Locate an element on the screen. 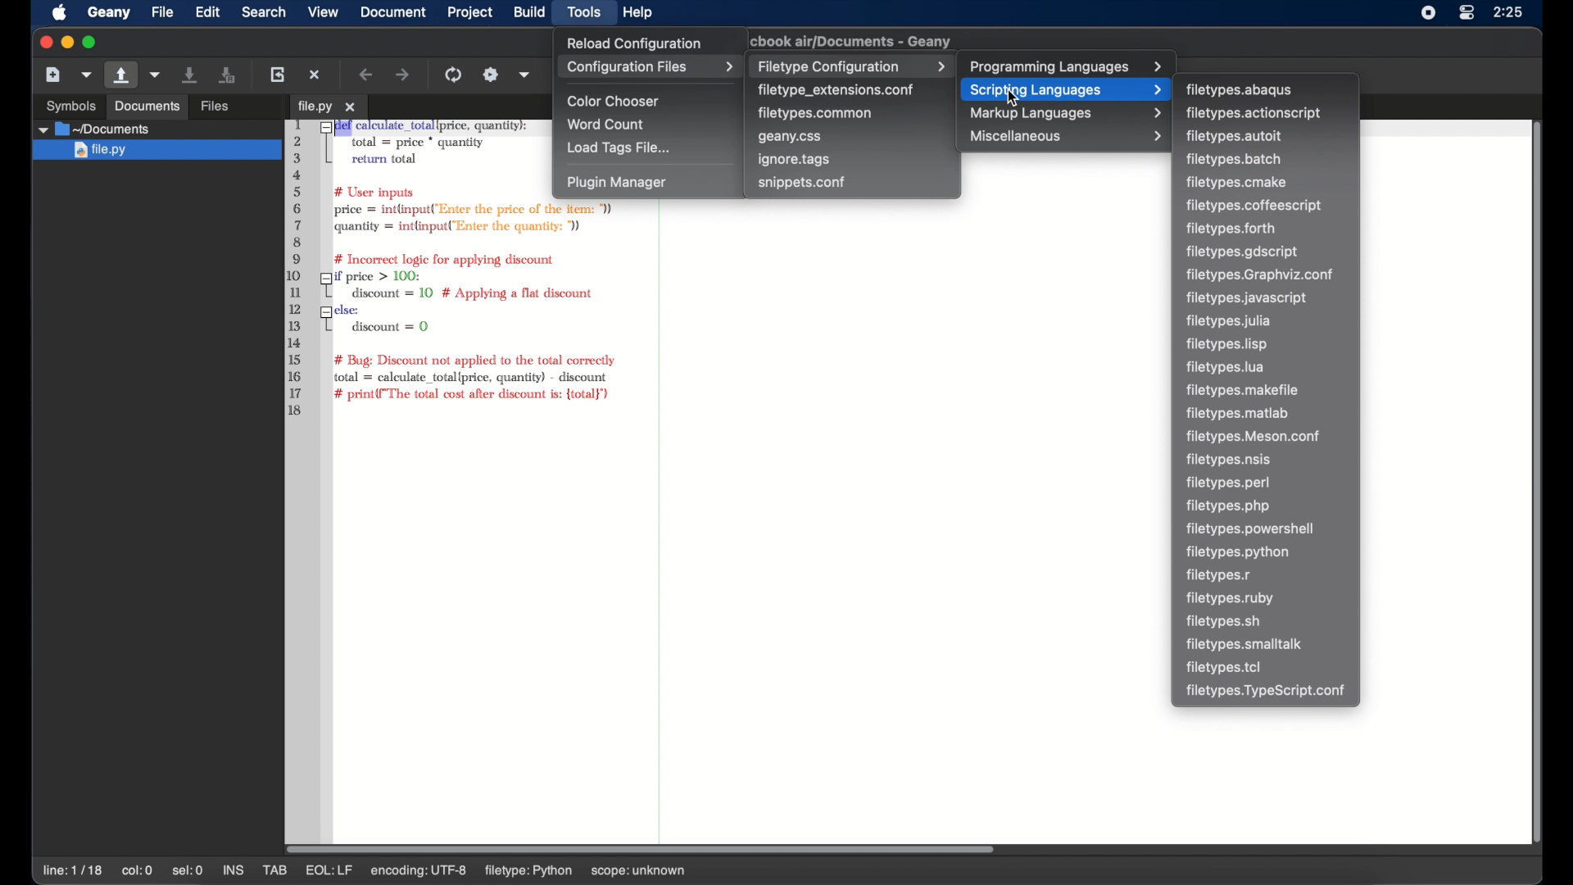 This screenshot has height=885, width=1573. filetypes is located at coordinates (1253, 206).